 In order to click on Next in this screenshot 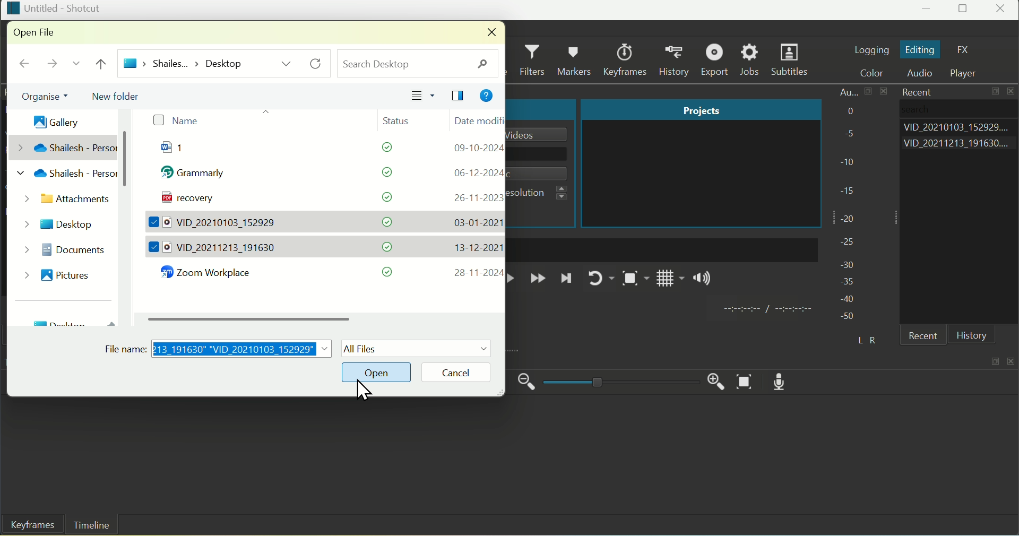, I will do `click(566, 281)`.